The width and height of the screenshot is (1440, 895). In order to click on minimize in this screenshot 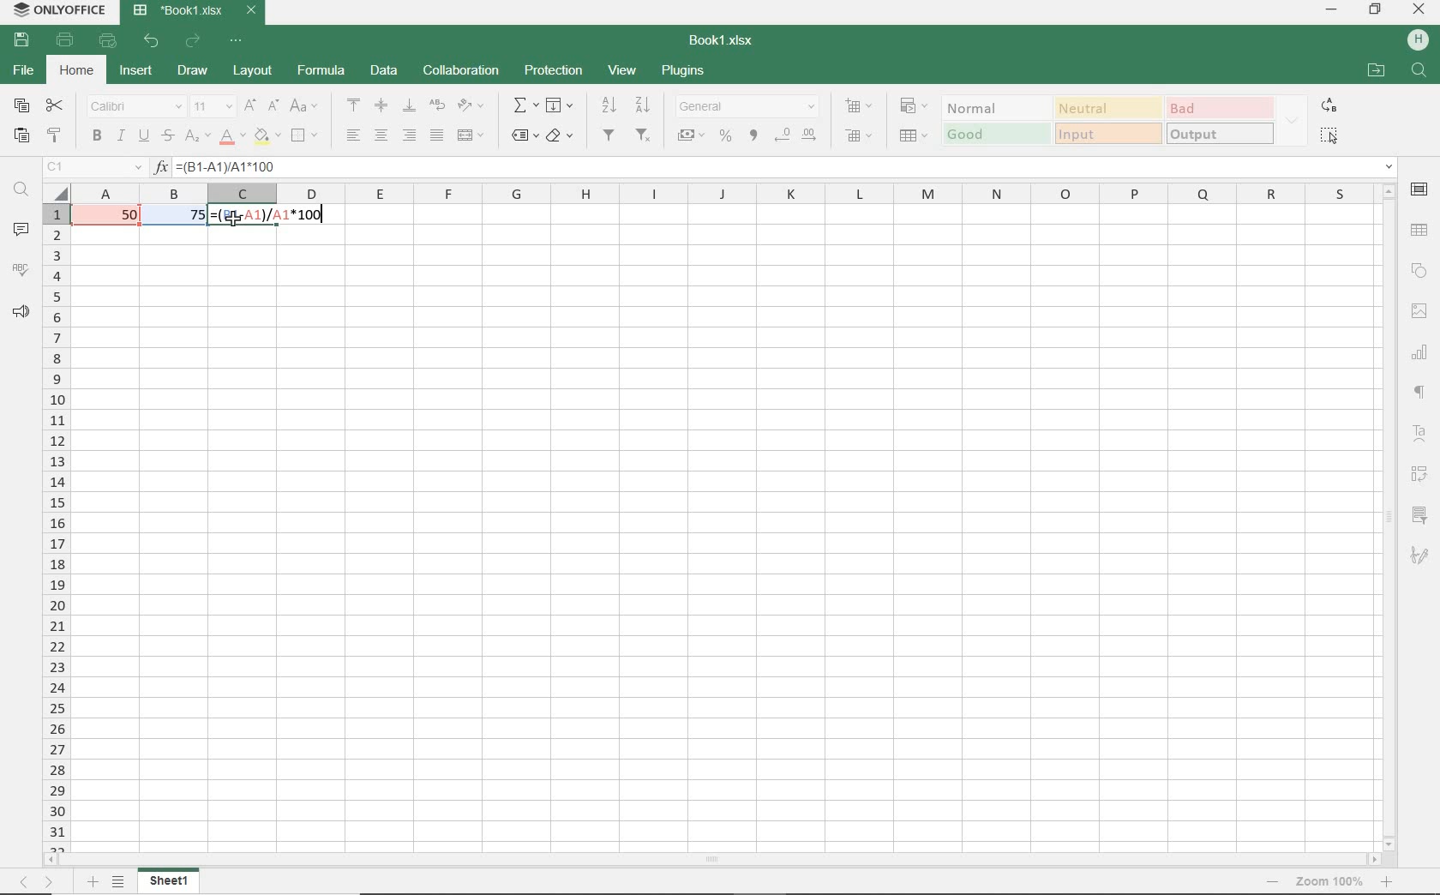, I will do `click(1333, 11)`.